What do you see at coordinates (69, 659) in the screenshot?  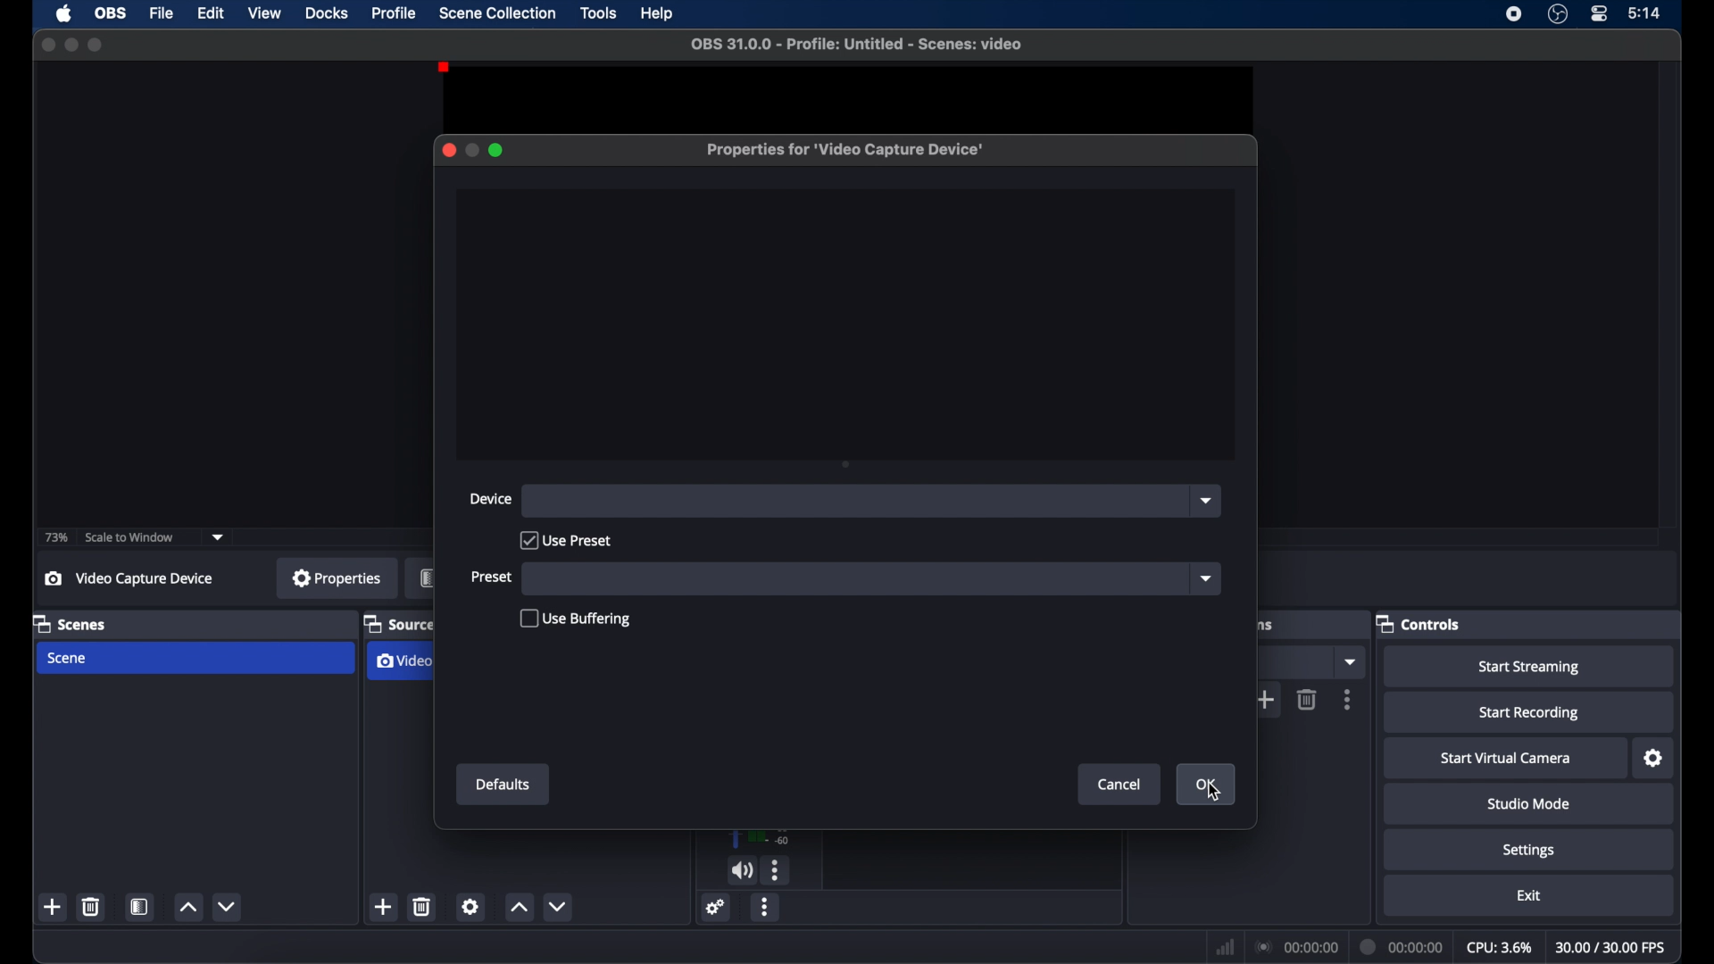 I see `scene` at bounding box center [69, 659].